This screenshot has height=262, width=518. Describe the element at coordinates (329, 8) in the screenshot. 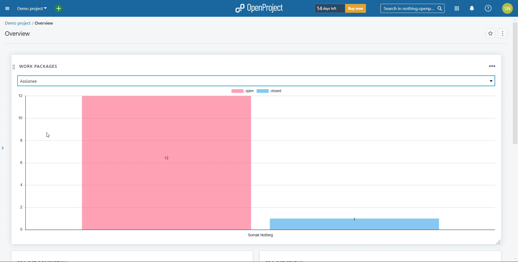

I see `trial period left` at that location.